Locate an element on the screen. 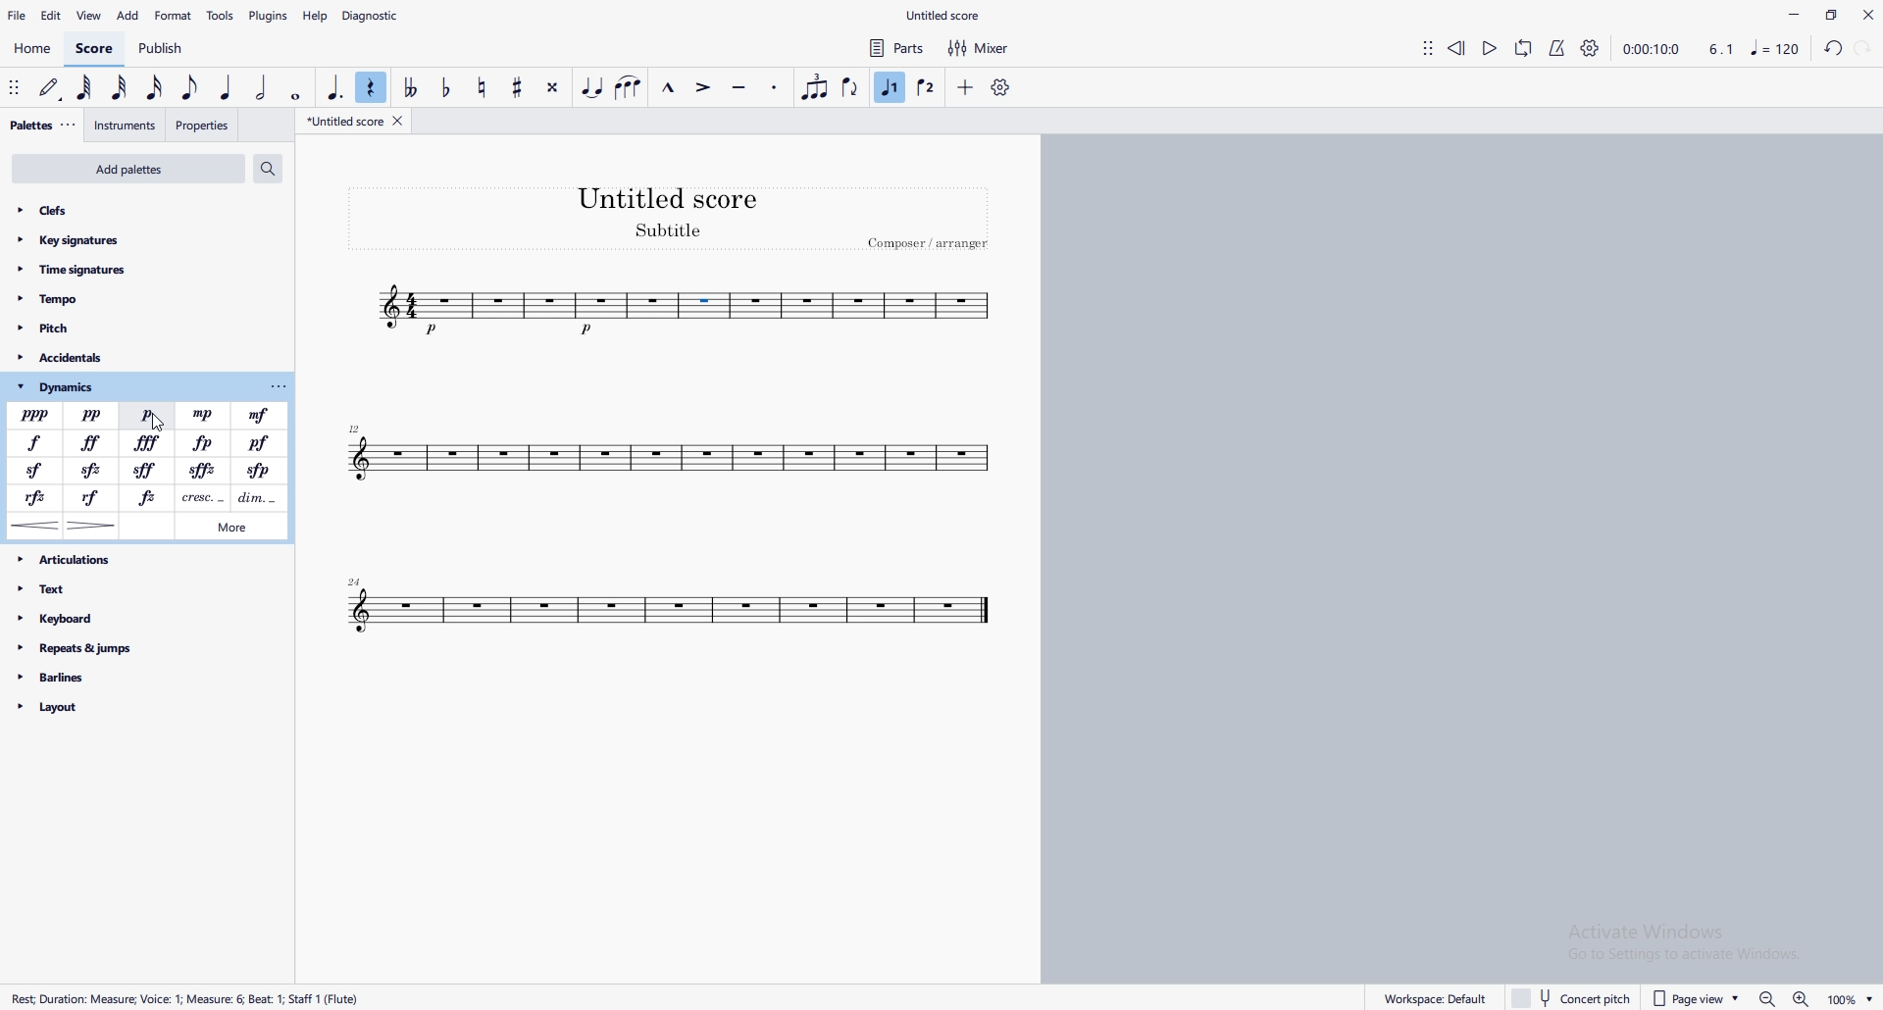  instruments is located at coordinates (127, 126).